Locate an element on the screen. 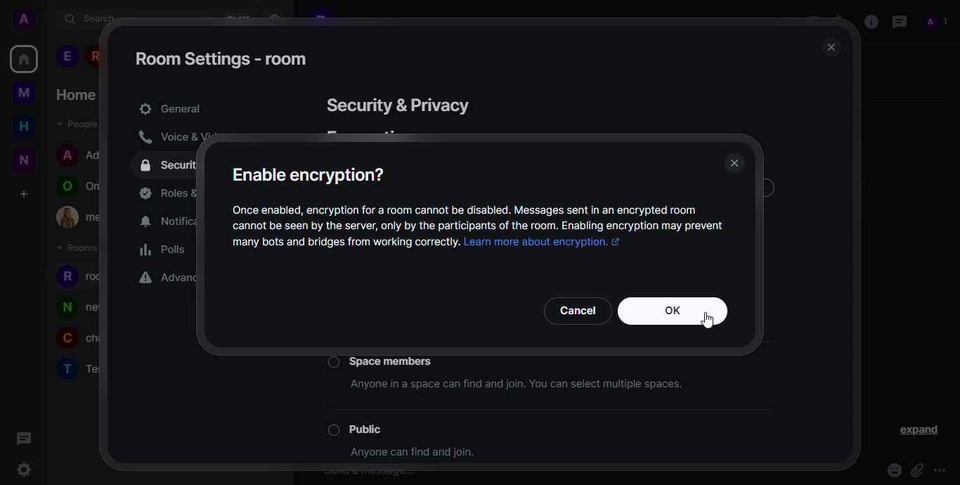 This screenshot has width=960, height=485. new is located at coordinates (24, 160).